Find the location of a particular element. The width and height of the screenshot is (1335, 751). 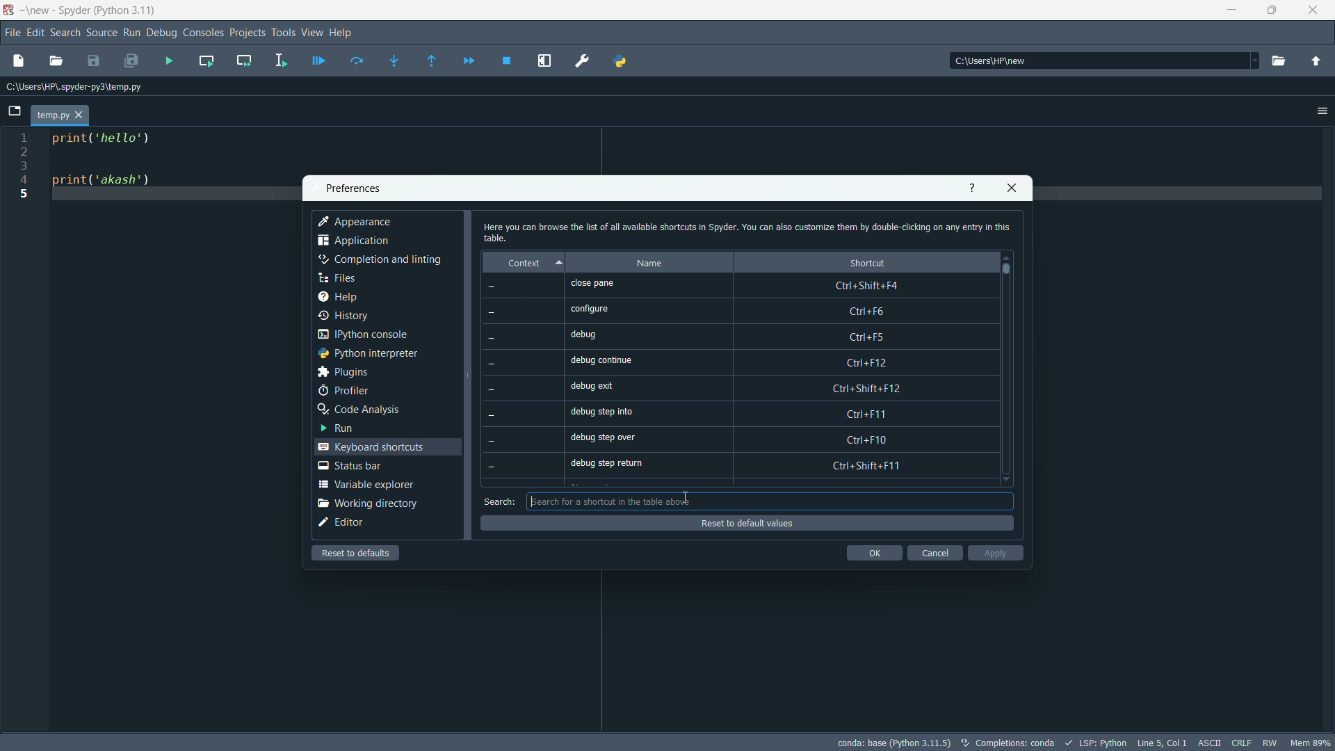

run menu is located at coordinates (131, 33).